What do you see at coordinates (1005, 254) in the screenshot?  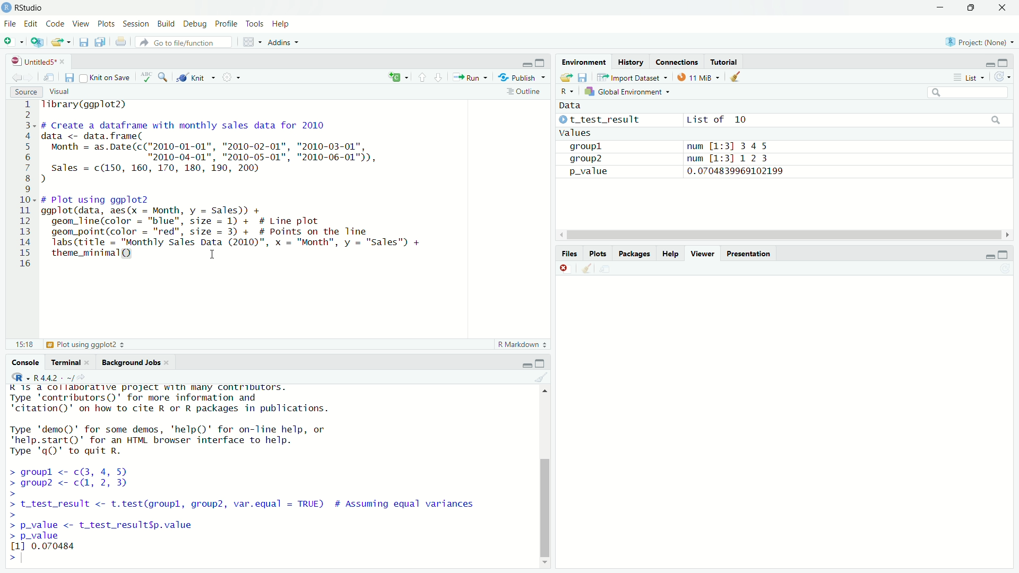 I see `minimise` at bounding box center [1005, 254].